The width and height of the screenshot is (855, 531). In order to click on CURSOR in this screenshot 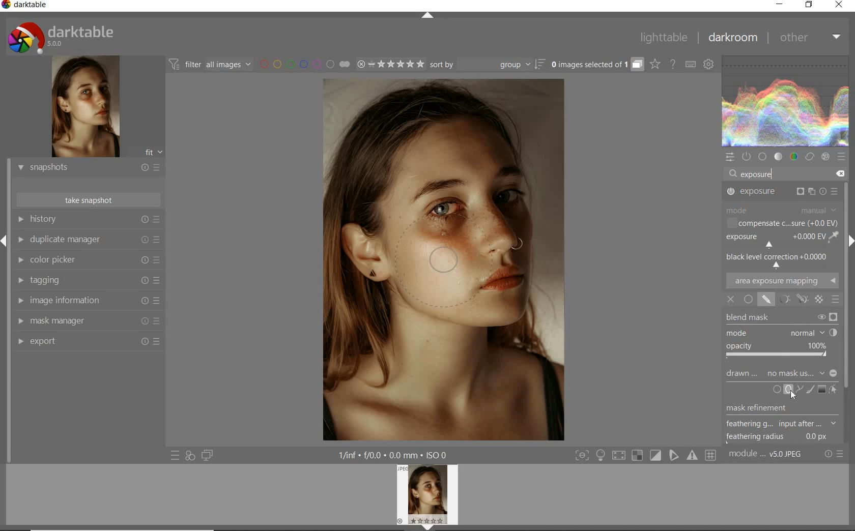, I will do `click(792, 395)`.